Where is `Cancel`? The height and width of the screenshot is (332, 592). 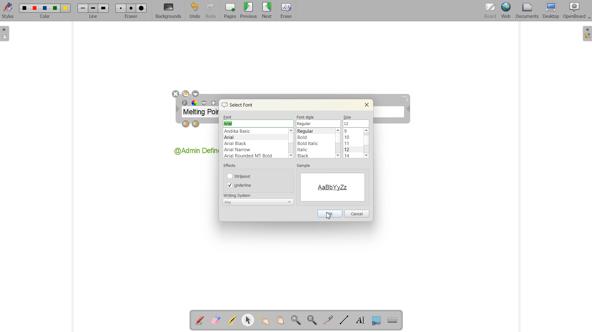
Cancel is located at coordinates (357, 214).